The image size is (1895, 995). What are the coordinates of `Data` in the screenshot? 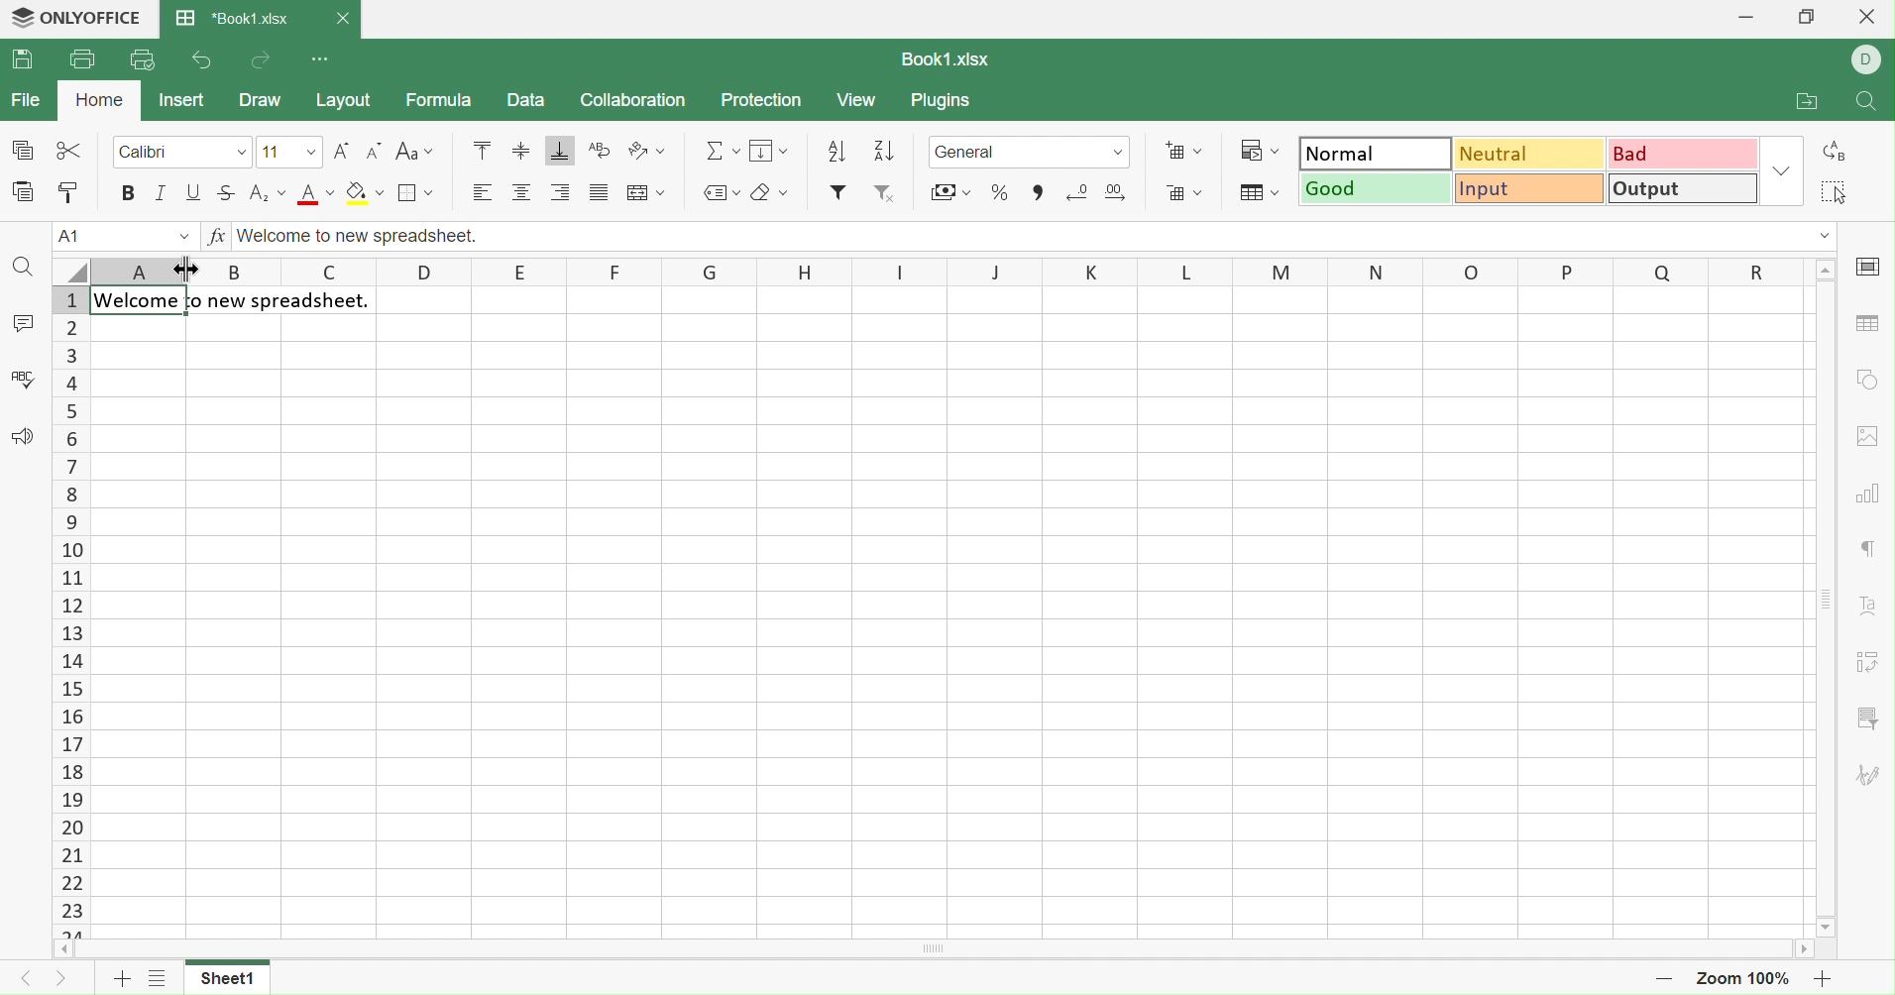 It's located at (525, 101).